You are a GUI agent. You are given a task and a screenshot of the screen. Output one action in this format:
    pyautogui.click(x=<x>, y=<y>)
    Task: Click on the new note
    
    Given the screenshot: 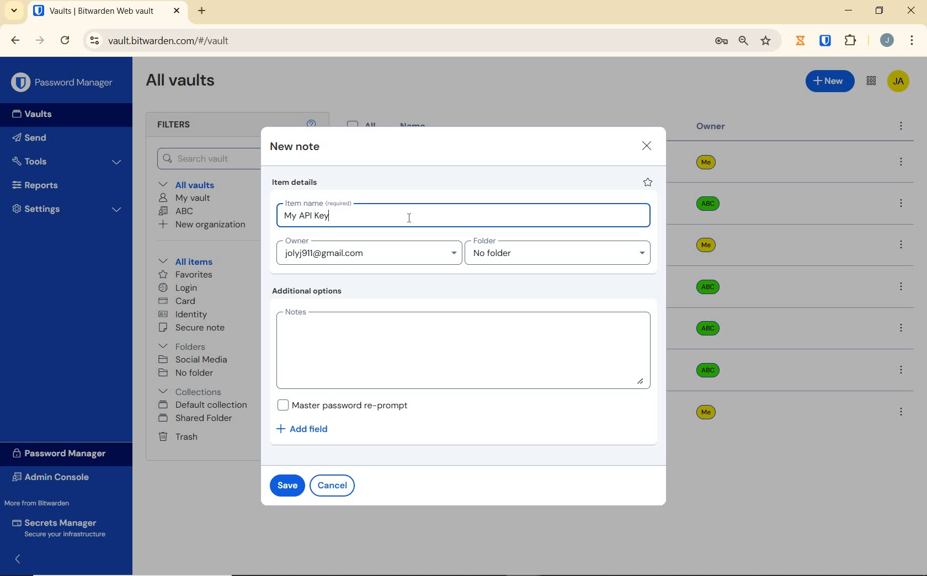 What is the action you would take?
    pyautogui.click(x=295, y=147)
    